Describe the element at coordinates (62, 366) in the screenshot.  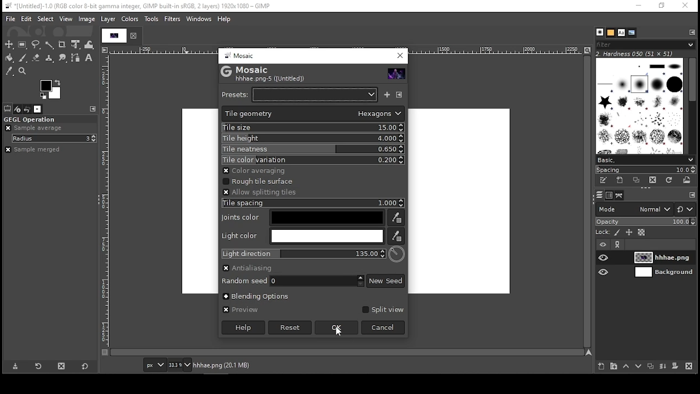
I see `delete tool preset` at that location.